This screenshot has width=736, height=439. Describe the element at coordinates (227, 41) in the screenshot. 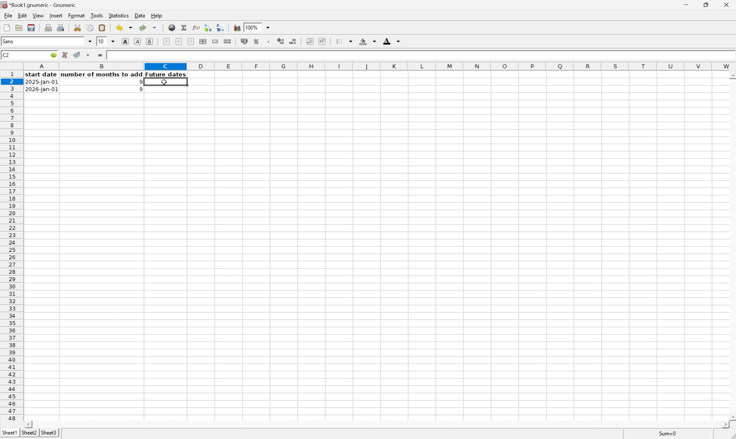

I see `Split the ranges of merged cells` at that location.